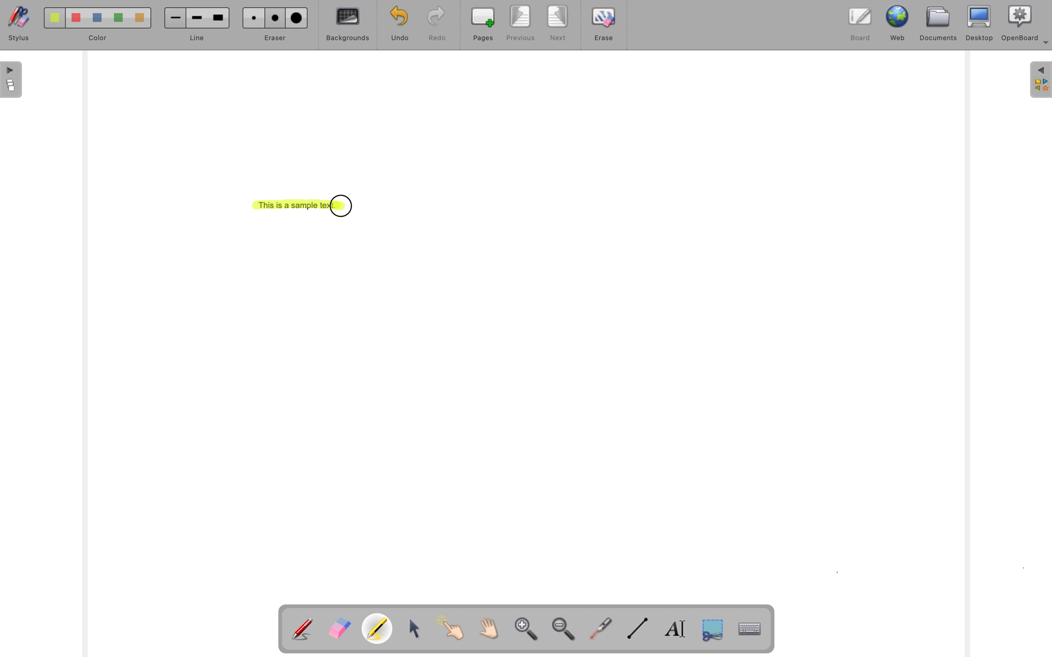 This screenshot has height=657, width=1052. Describe the element at coordinates (12, 80) in the screenshot. I see `The flatplan (left panel)` at that location.